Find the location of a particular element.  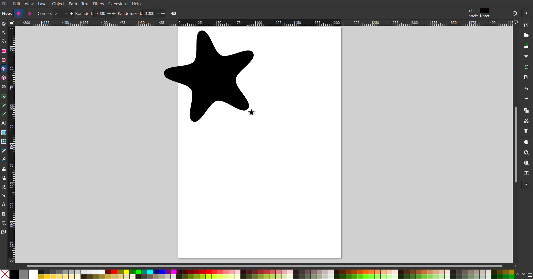

0 is located at coordinates (100, 14).